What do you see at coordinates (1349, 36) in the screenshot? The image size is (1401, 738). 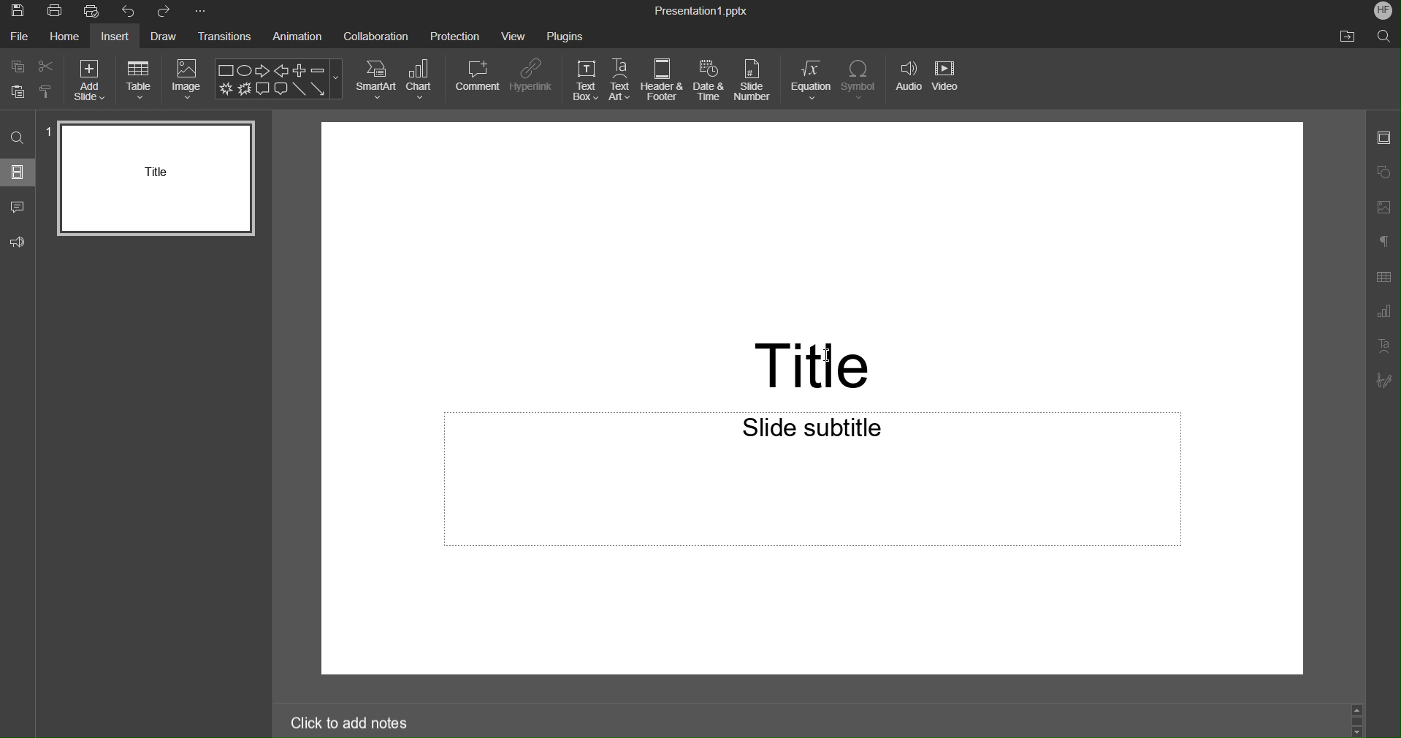 I see `file location` at bounding box center [1349, 36].